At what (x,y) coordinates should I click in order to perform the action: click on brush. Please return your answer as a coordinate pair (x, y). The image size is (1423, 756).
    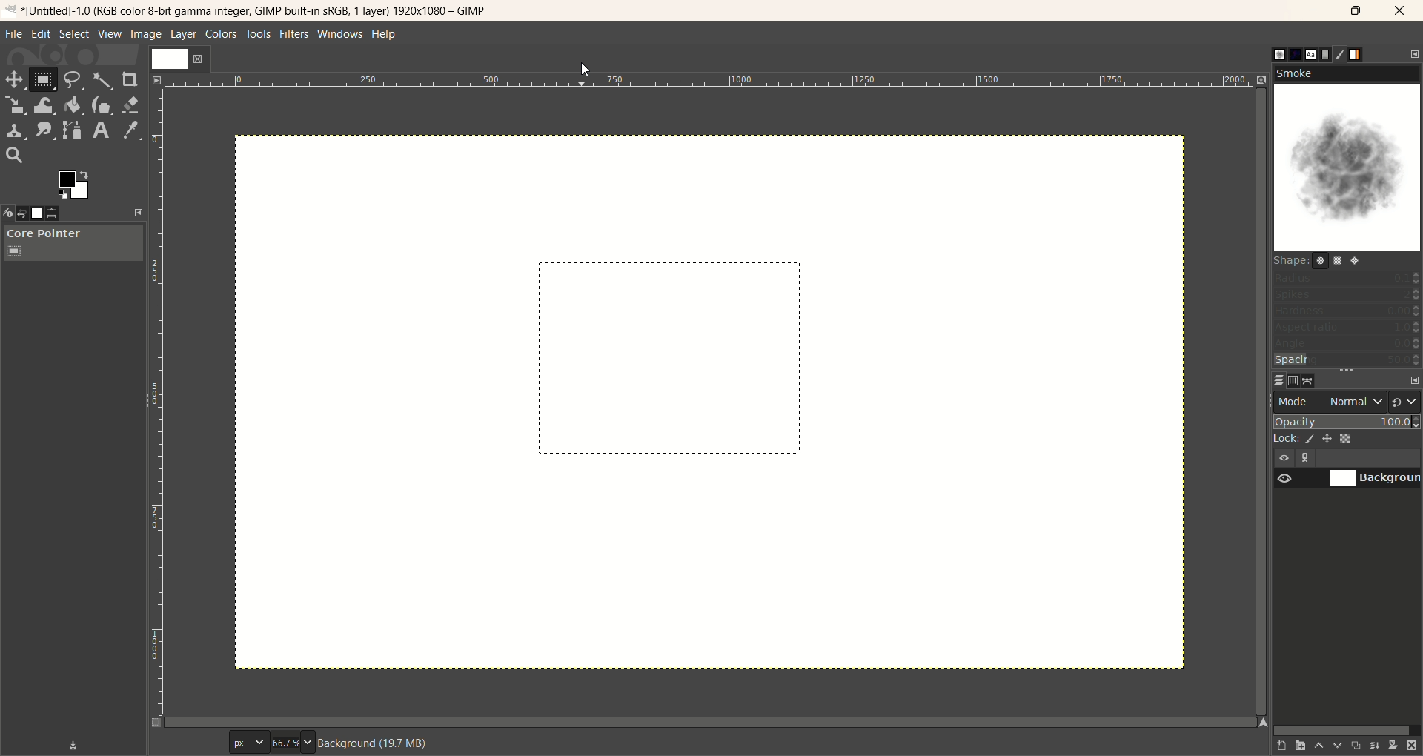
    Looking at the image, I should click on (1277, 55).